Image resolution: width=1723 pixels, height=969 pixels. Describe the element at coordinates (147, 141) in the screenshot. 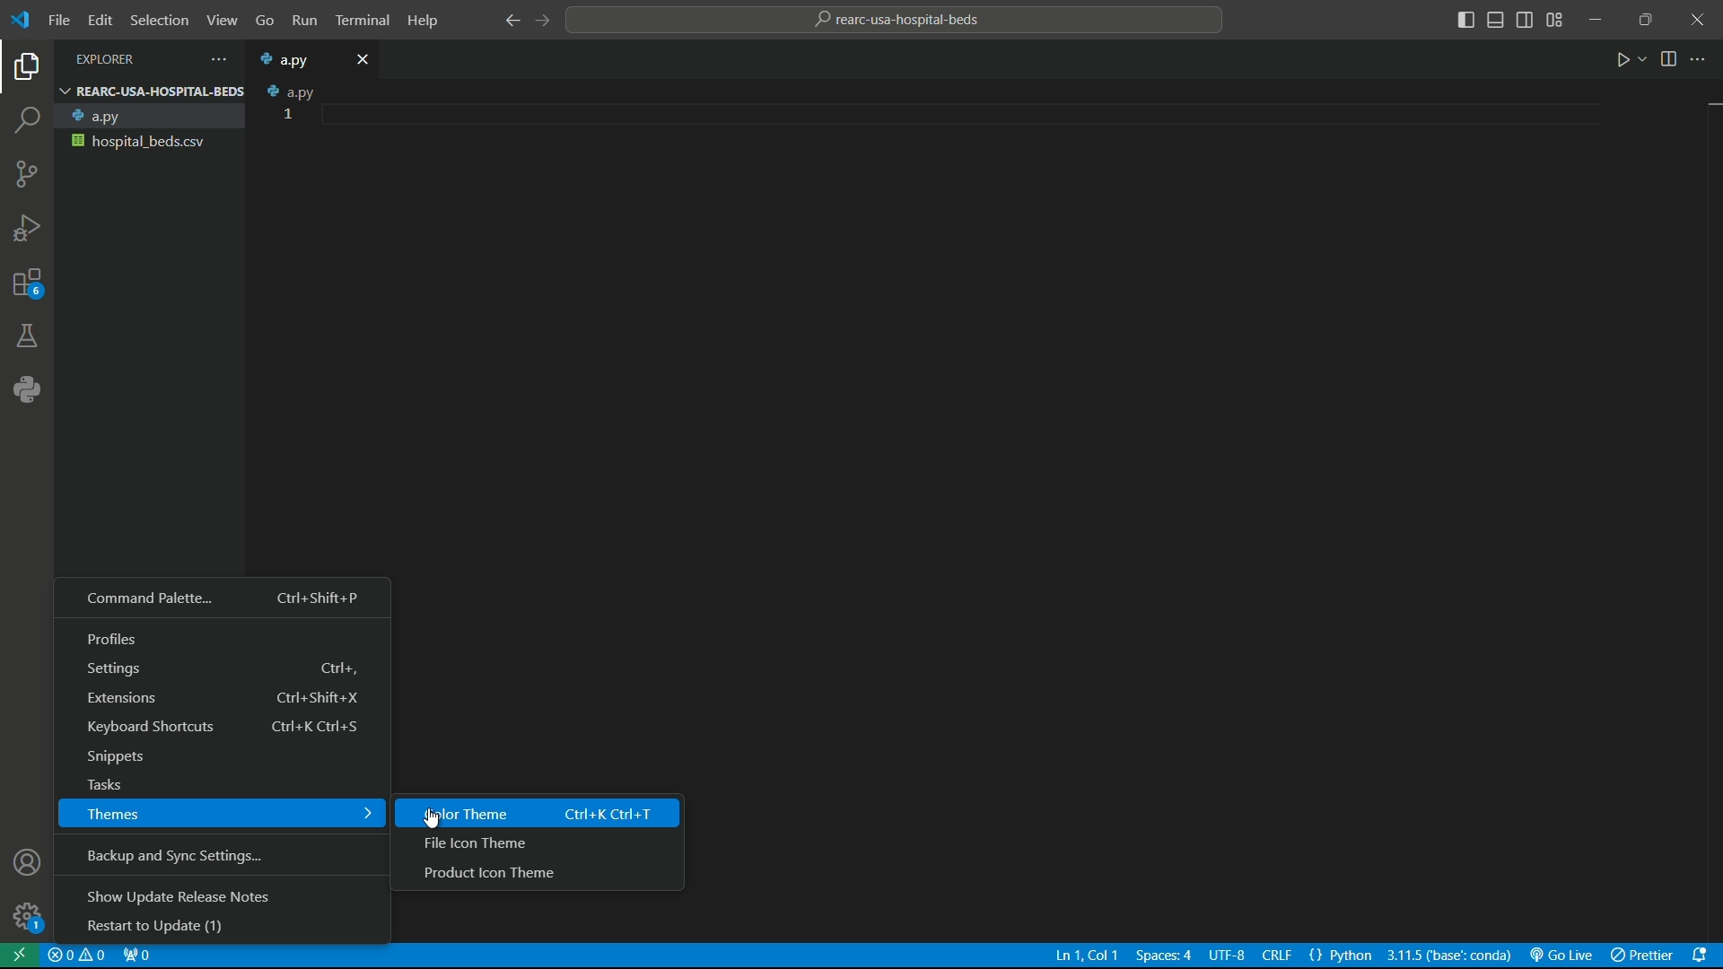

I see `hospital_beds.csv ` at that location.